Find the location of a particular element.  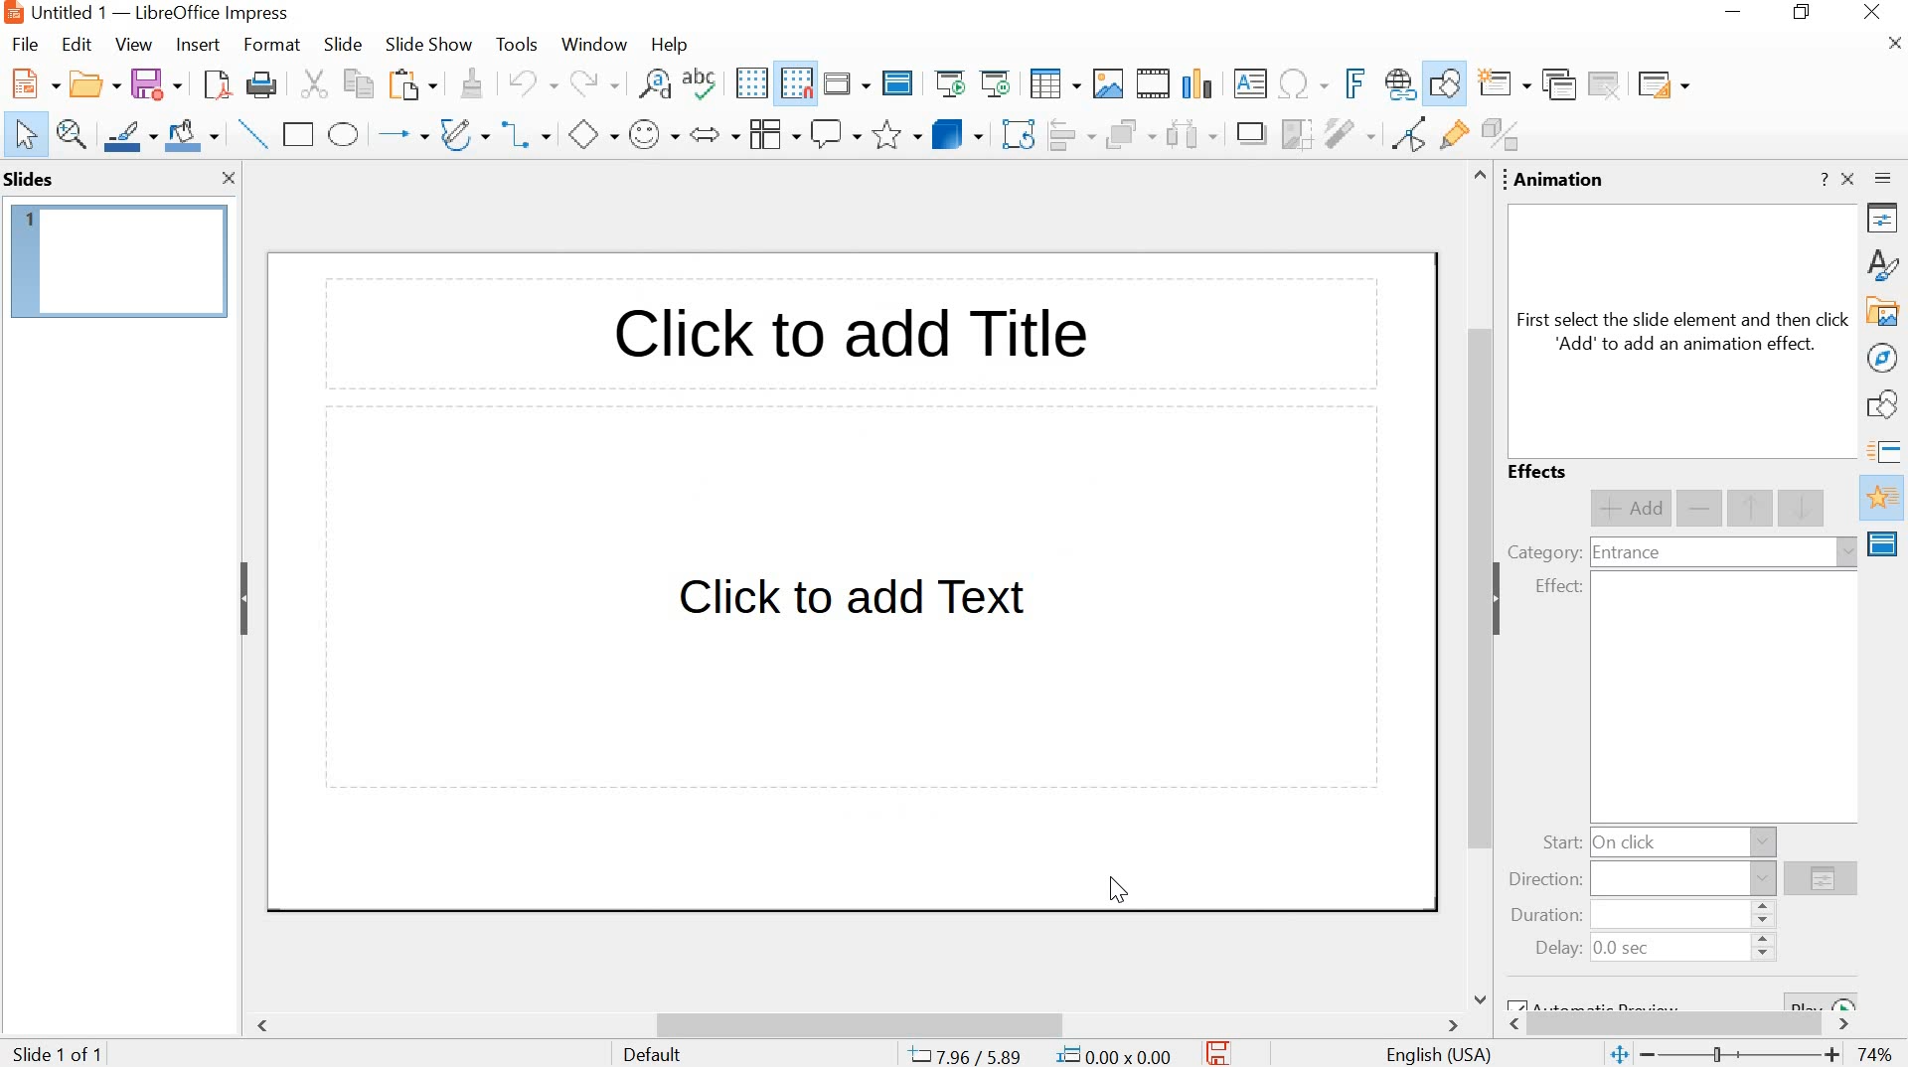

text is located at coordinates (1684, 332).